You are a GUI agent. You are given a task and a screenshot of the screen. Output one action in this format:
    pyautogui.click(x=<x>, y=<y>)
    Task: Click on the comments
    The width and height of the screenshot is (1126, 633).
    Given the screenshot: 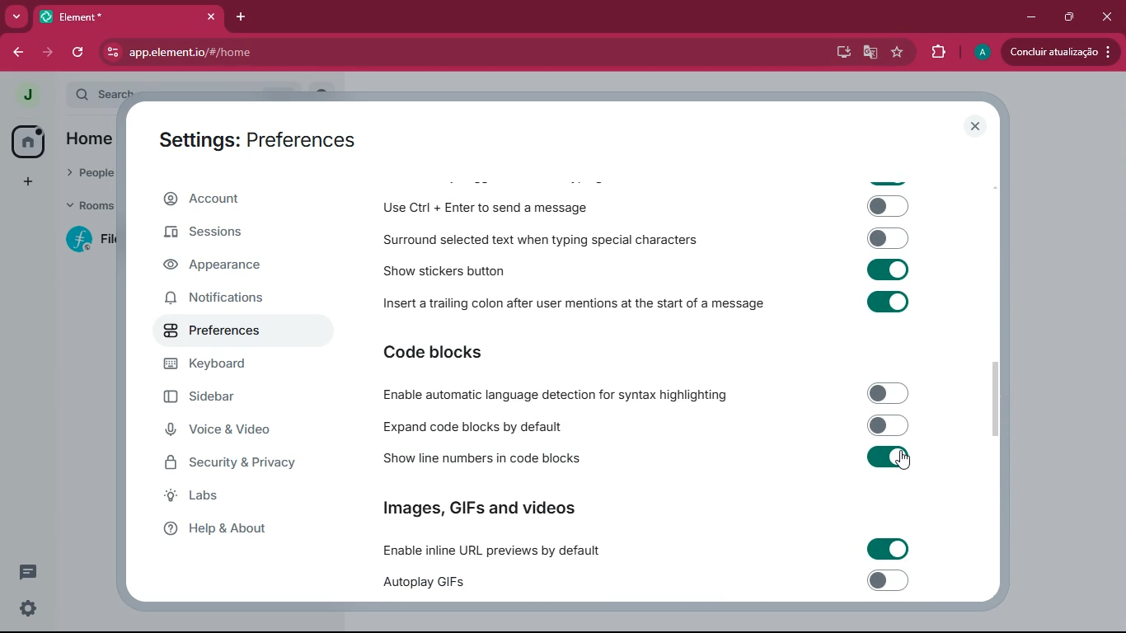 What is the action you would take?
    pyautogui.click(x=28, y=571)
    